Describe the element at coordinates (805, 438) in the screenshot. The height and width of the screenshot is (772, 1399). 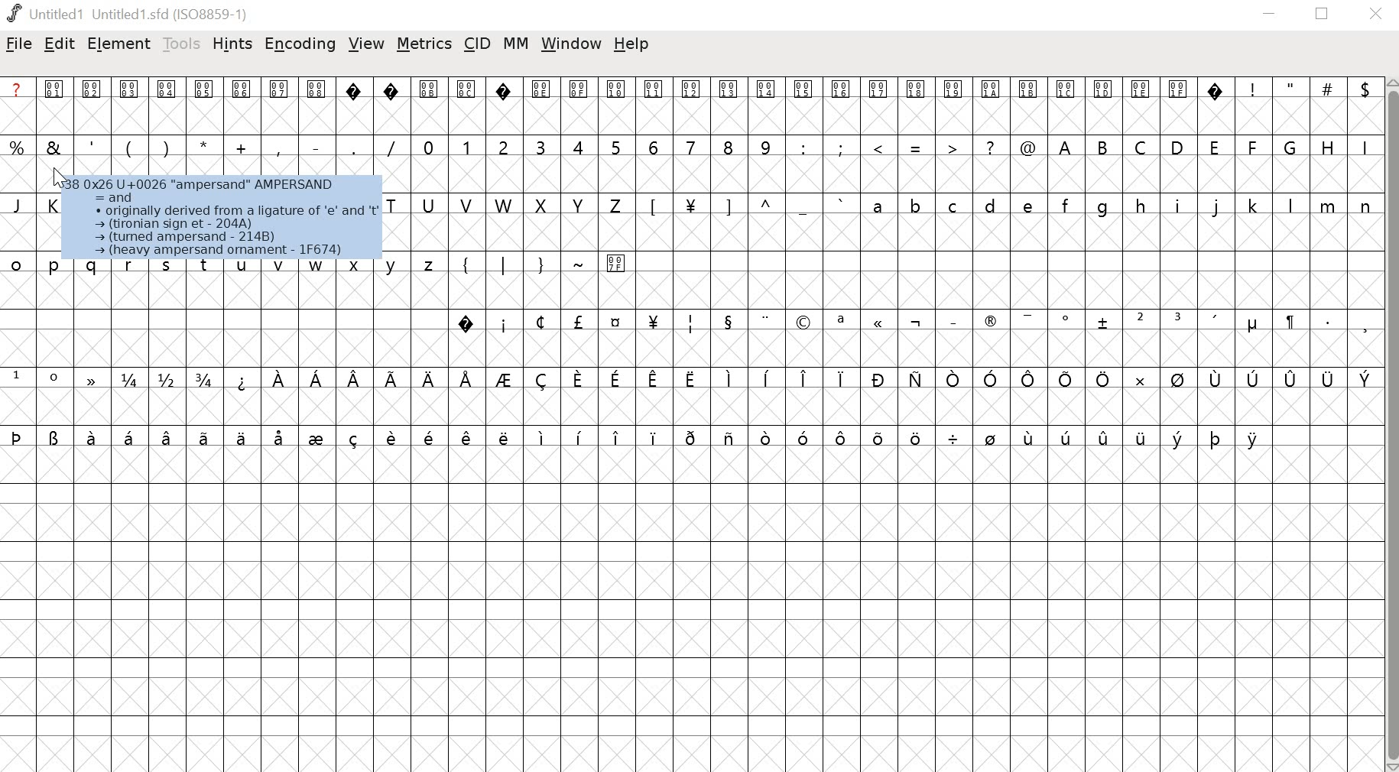
I see `symbol` at that location.